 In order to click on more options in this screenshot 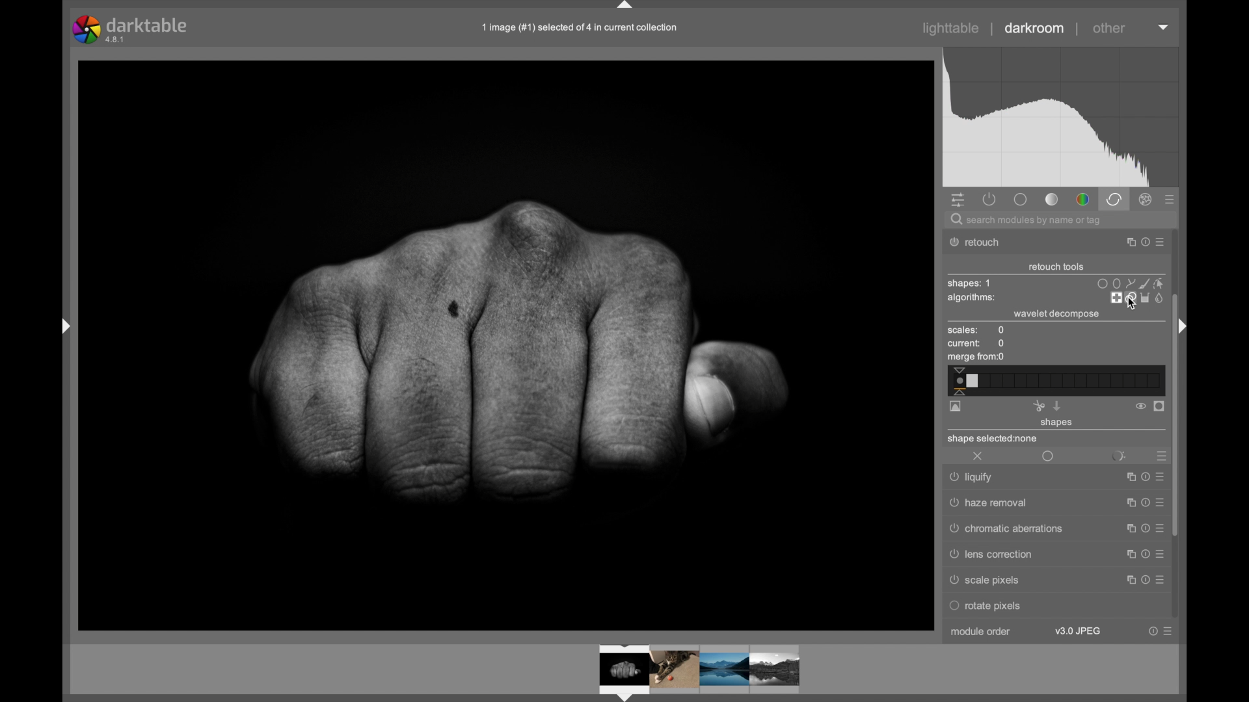, I will do `click(1160, 502)`.